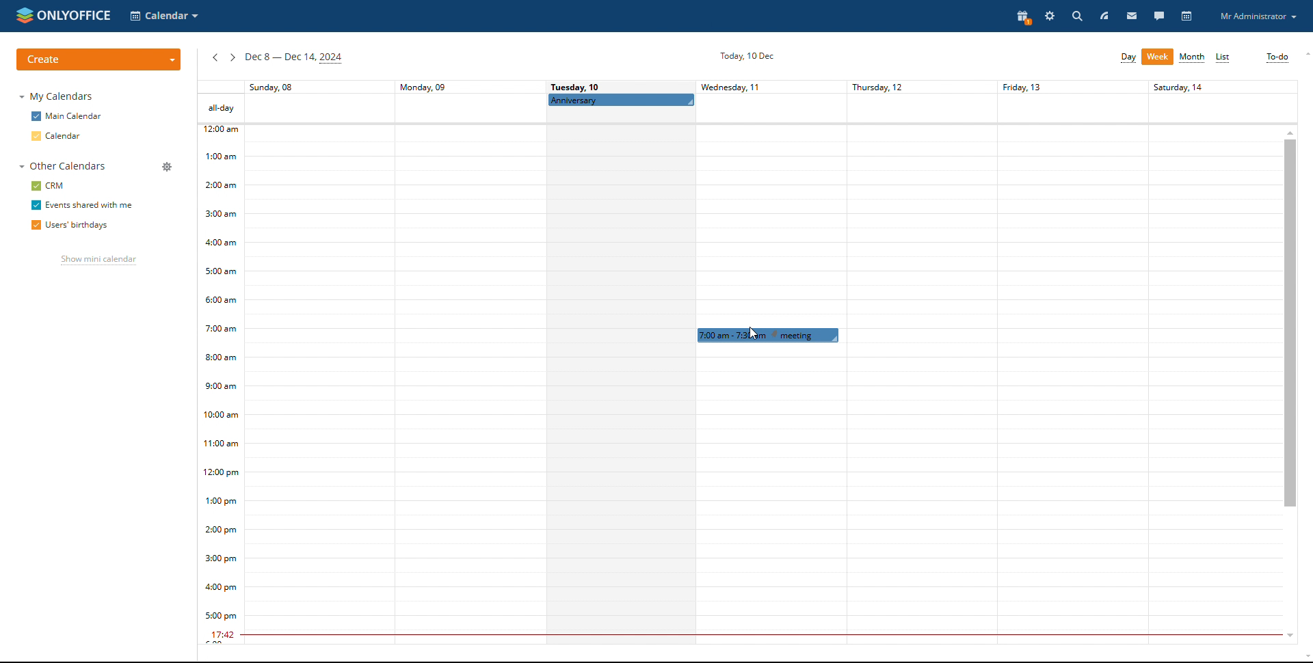  What do you see at coordinates (233, 58) in the screenshot?
I see `next week` at bounding box center [233, 58].